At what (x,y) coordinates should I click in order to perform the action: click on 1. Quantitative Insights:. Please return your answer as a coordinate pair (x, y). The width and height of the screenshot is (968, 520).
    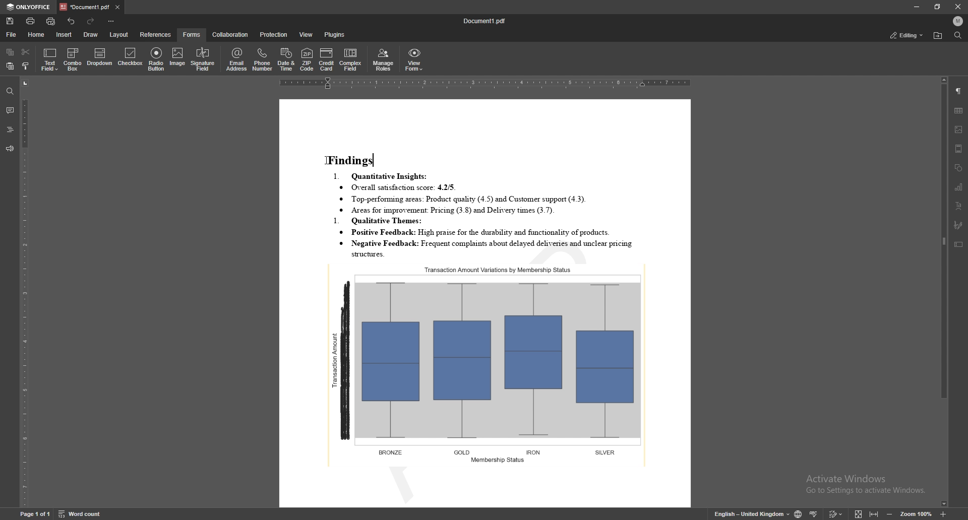
    Looking at the image, I should click on (384, 176).